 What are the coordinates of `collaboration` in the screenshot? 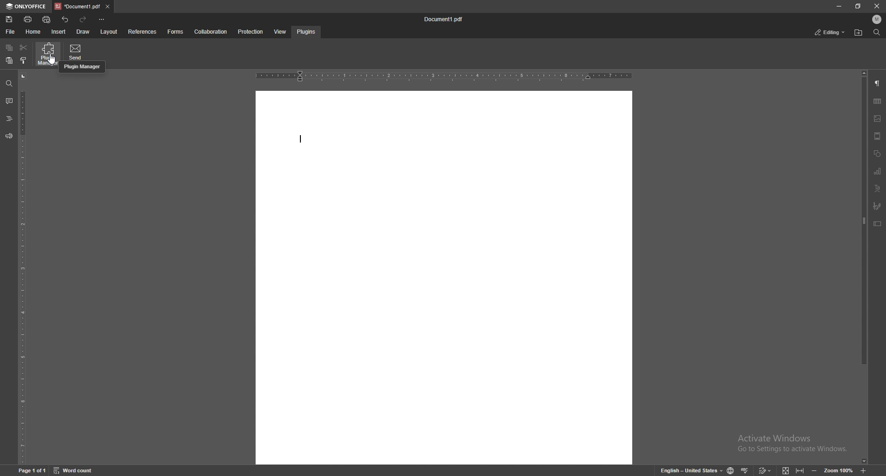 It's located at (211, 32).